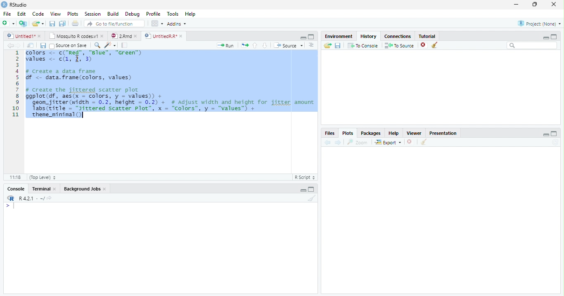 This screenshot has width=564, height=296. I want to click on UntitledR.R*, so click(160, 36).